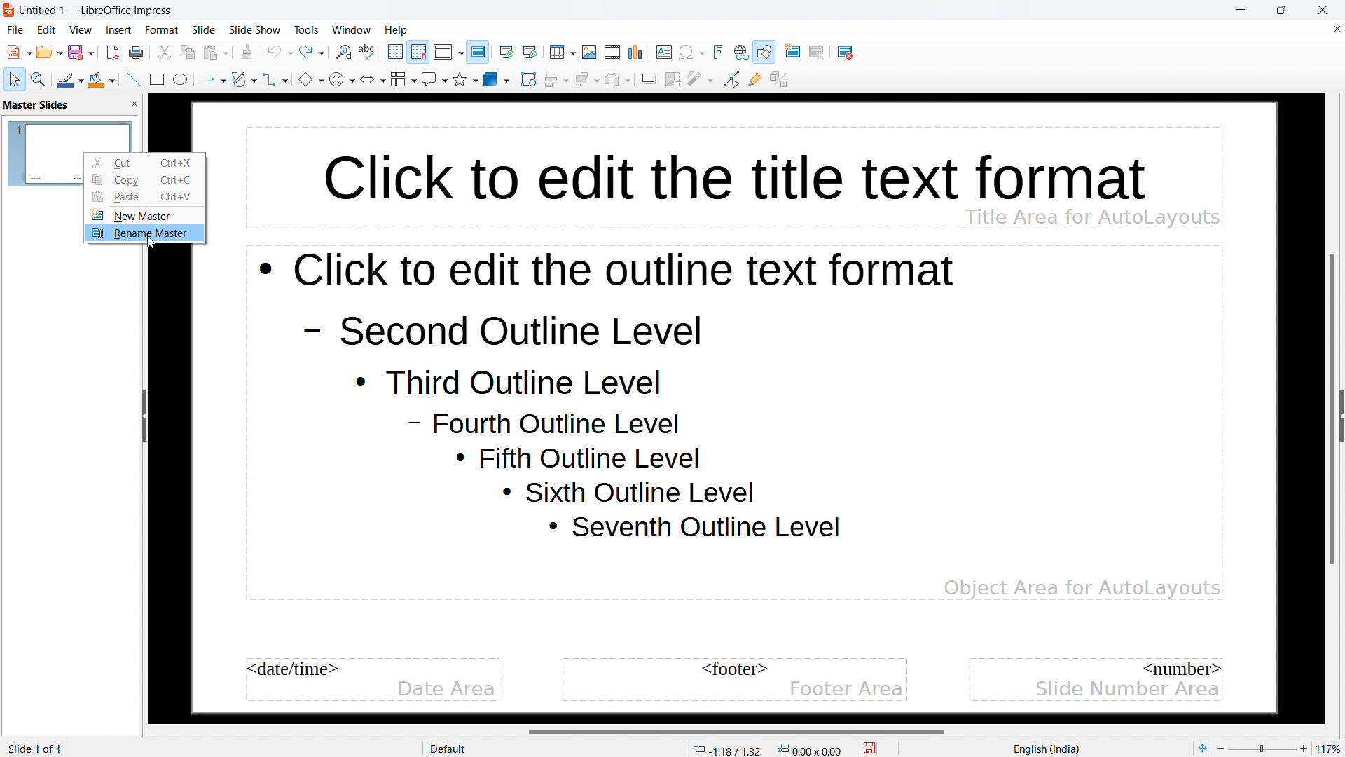  I want to click on slide, so click(203, 29).